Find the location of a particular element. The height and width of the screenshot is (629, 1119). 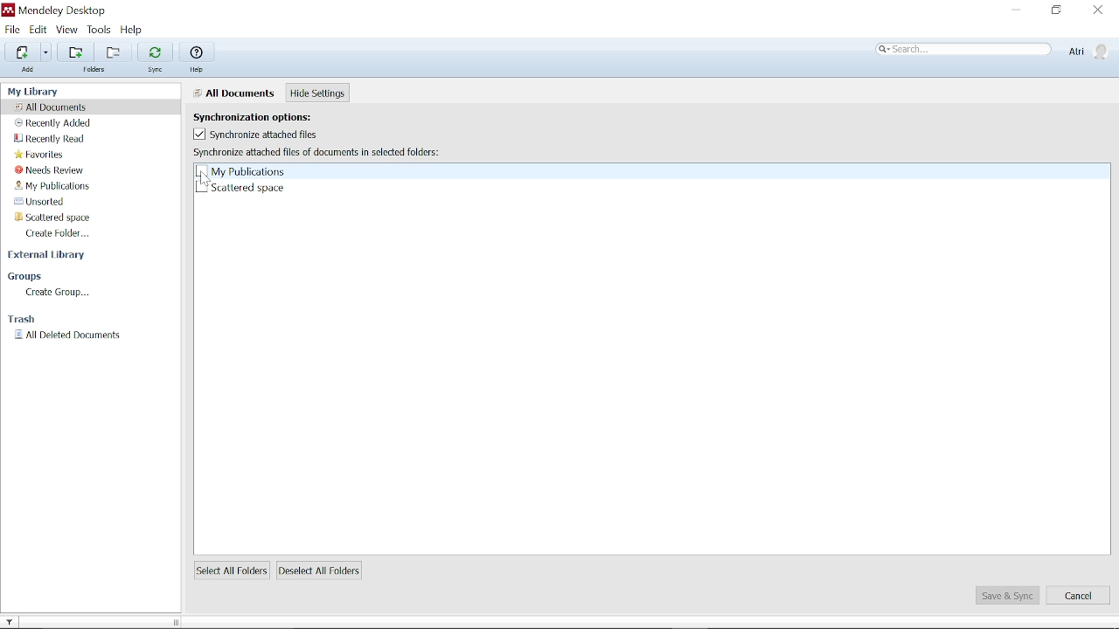

Mendeley desktop is located at coordinates (59, 10).